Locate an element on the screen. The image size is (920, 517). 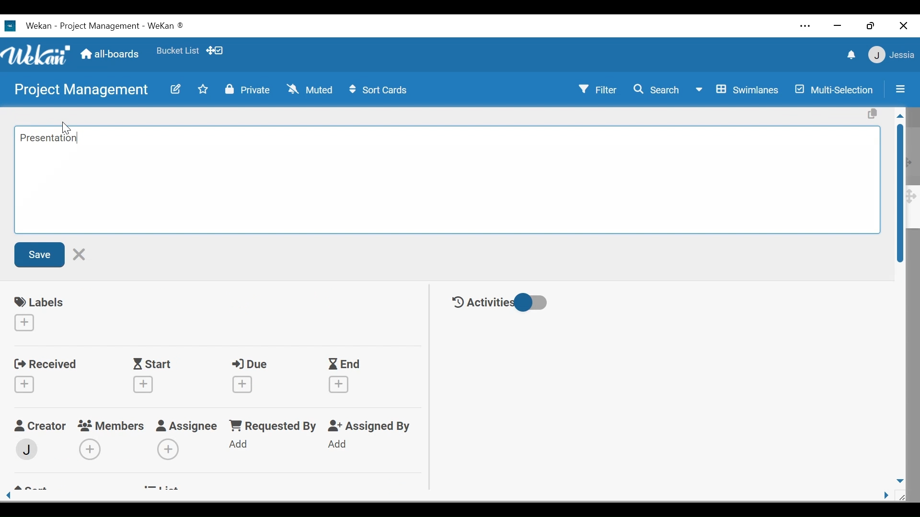
Create Start date is located at coordinates (143, 384).